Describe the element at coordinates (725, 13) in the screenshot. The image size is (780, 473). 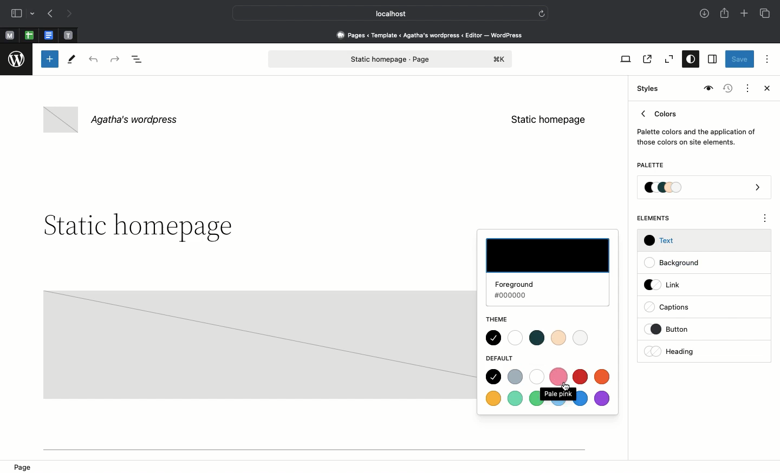
I see `Share` at that location.